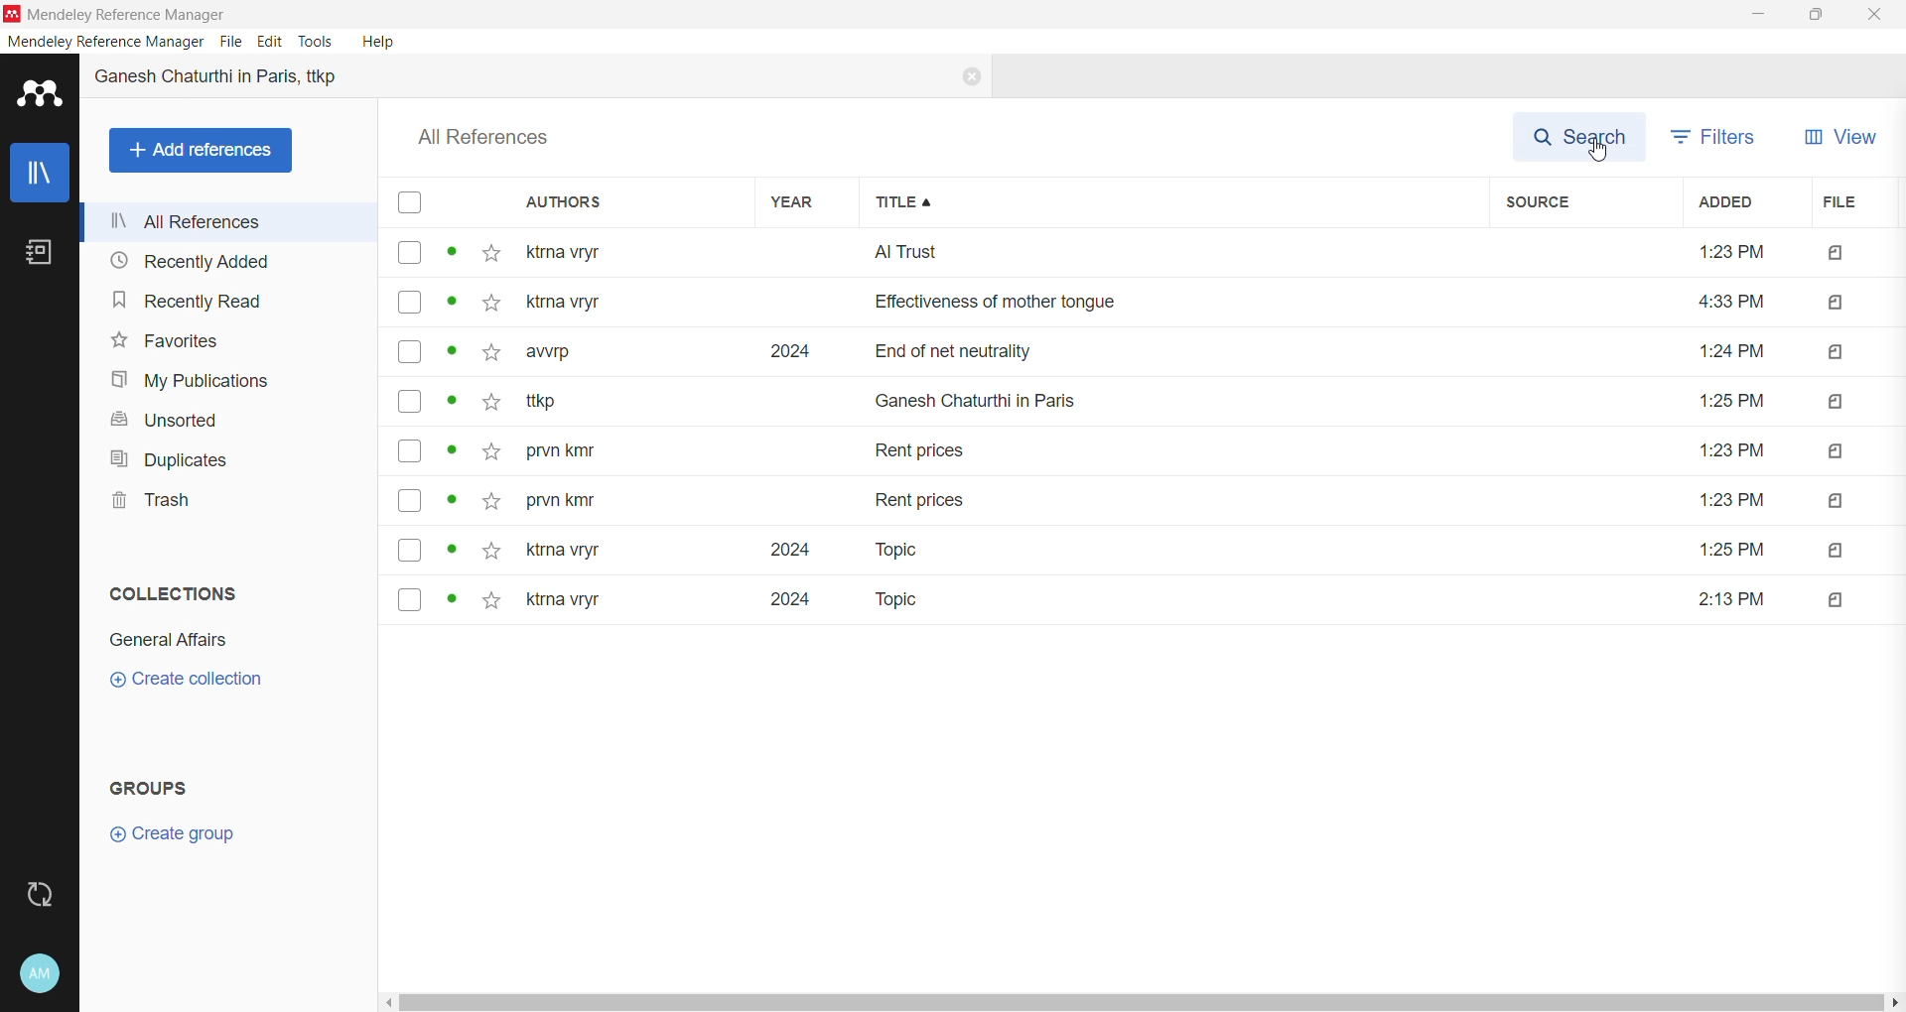 This screenshot has height=1012, width=1906. I want to click on Edit, so click(269, 42).